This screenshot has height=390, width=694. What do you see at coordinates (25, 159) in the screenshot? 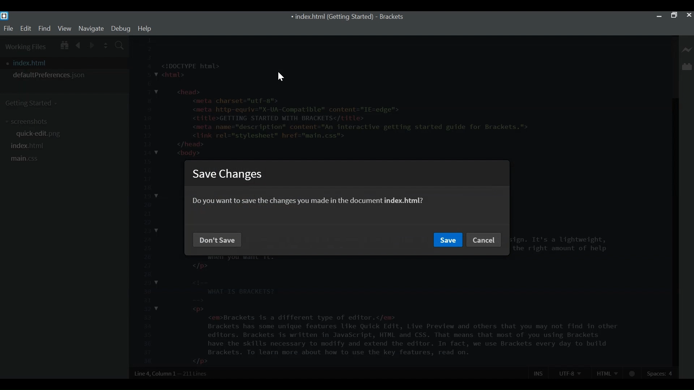
I see `main.css` at bounding box center [25, 159].